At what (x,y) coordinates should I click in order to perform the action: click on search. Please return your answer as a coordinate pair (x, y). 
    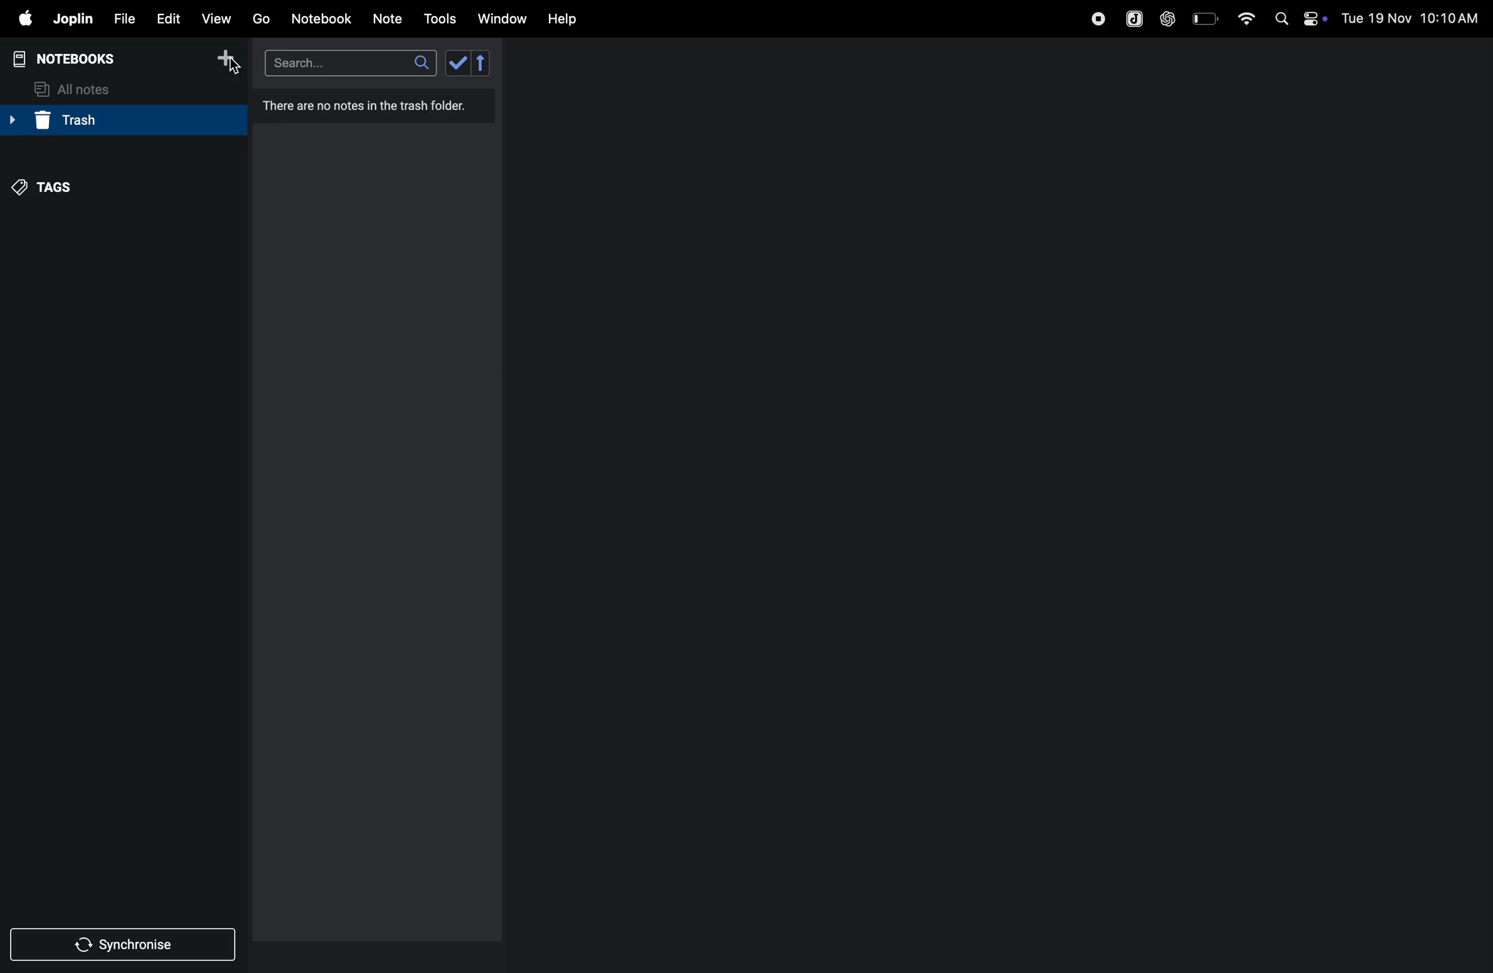
    Looking at the image, I should click on (1278, 19).